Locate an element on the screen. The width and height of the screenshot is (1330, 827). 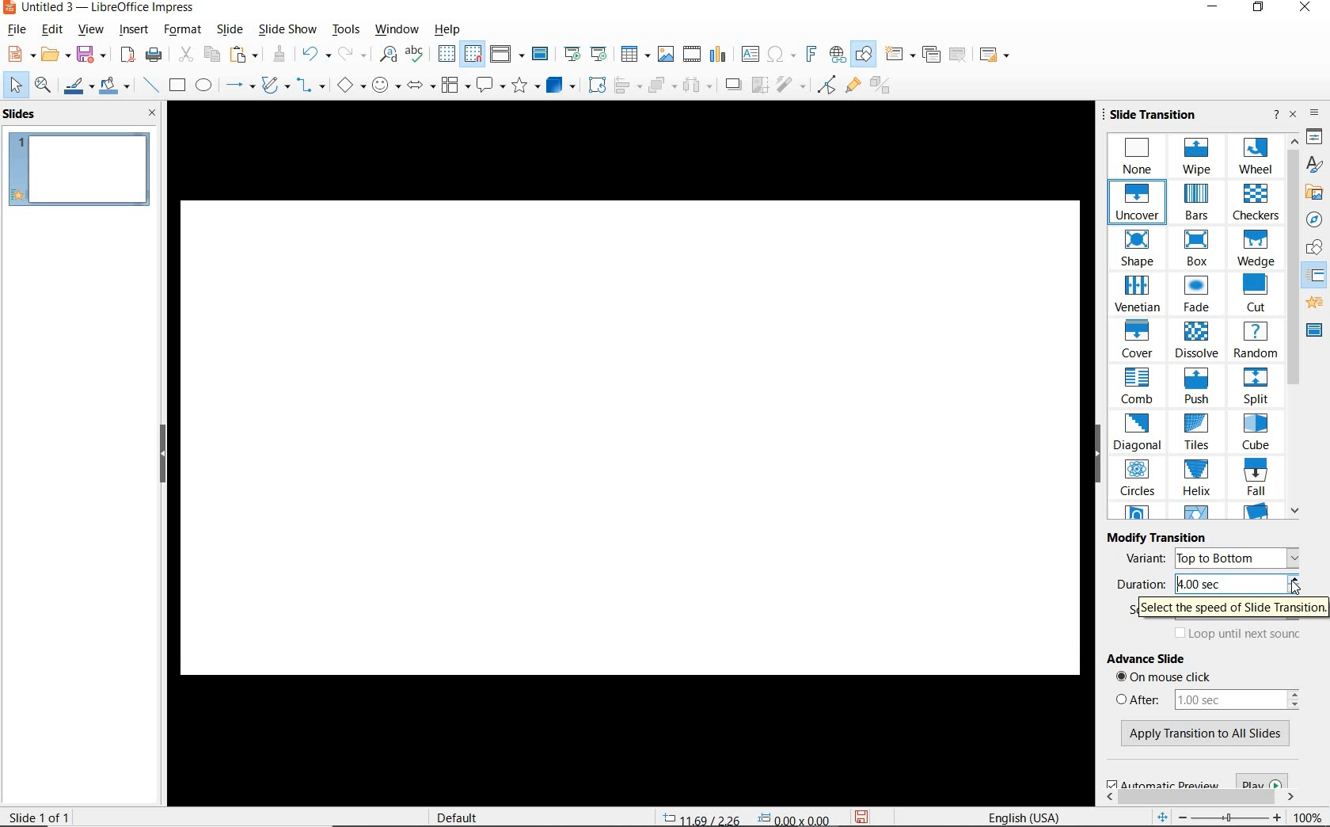
INSERT TEXT BOX is located at coordinates (750, 55).